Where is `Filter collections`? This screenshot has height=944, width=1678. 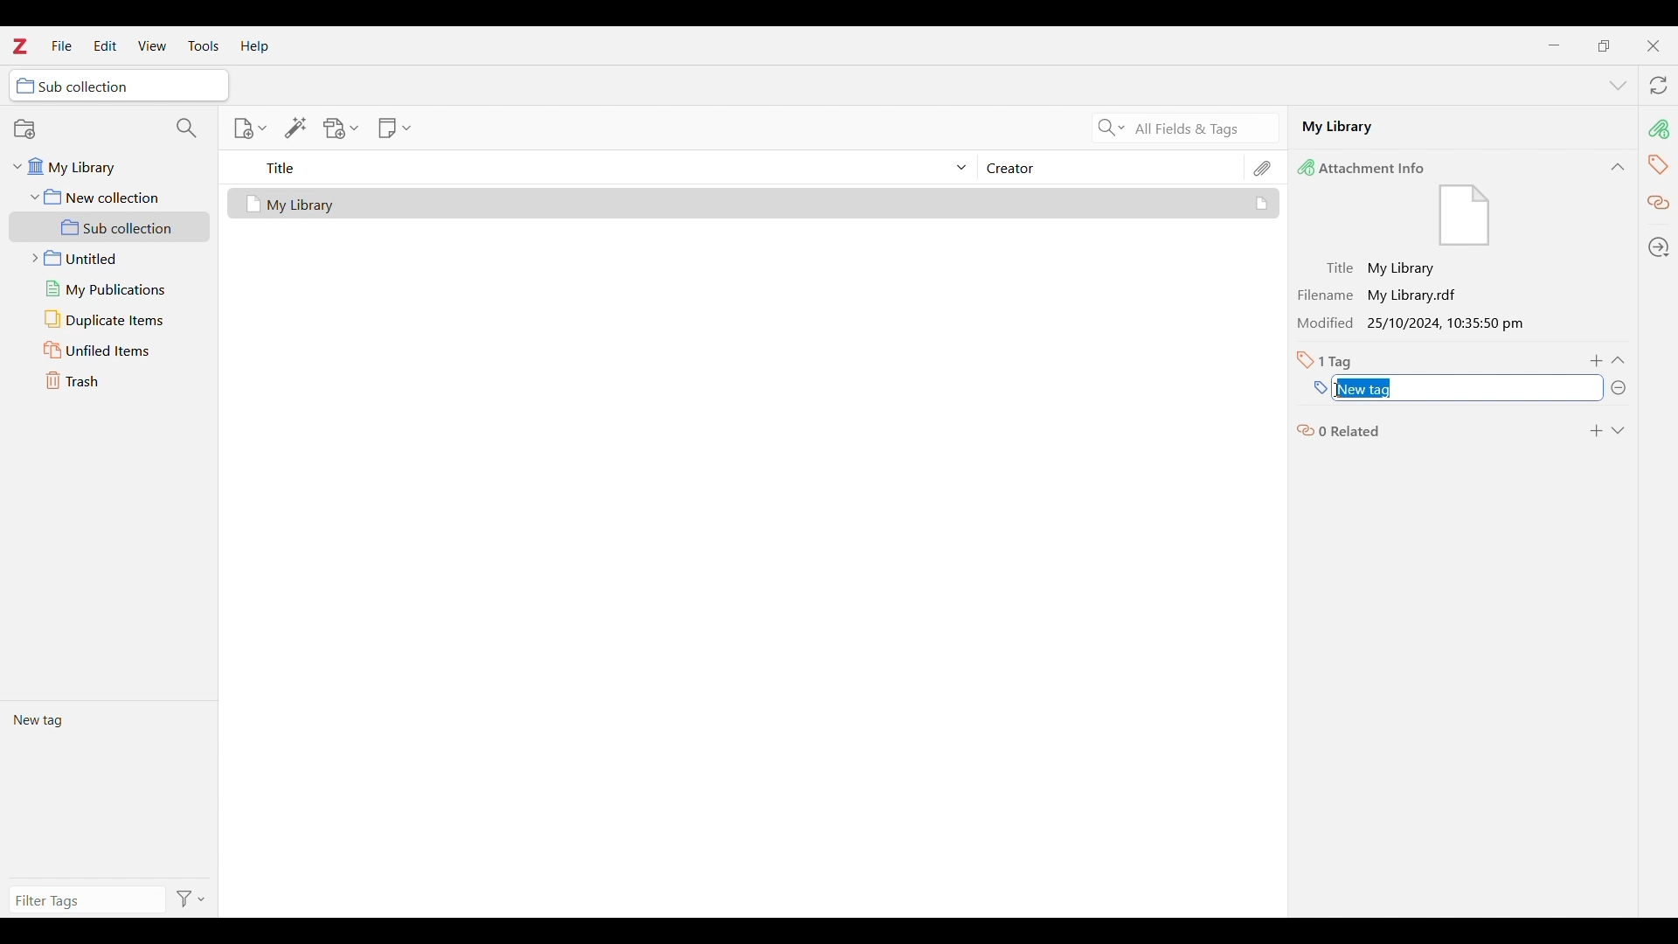 Filter collections is located at coordinates (187, 128).